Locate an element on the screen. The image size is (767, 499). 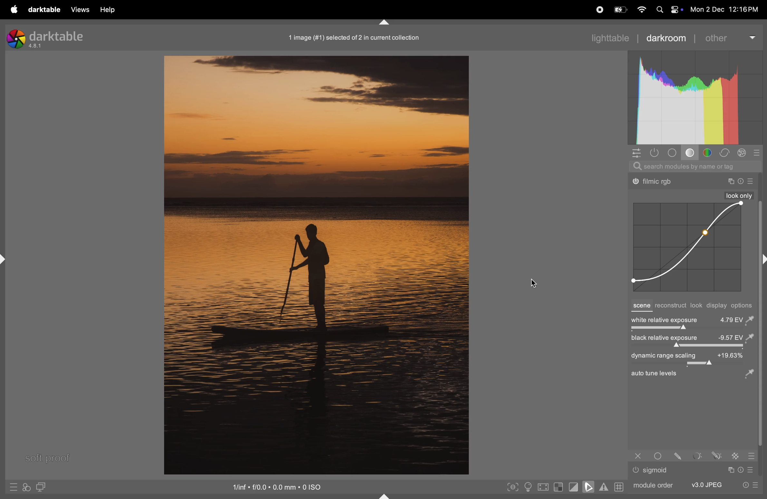
effect is located at coordinates (742, 153).